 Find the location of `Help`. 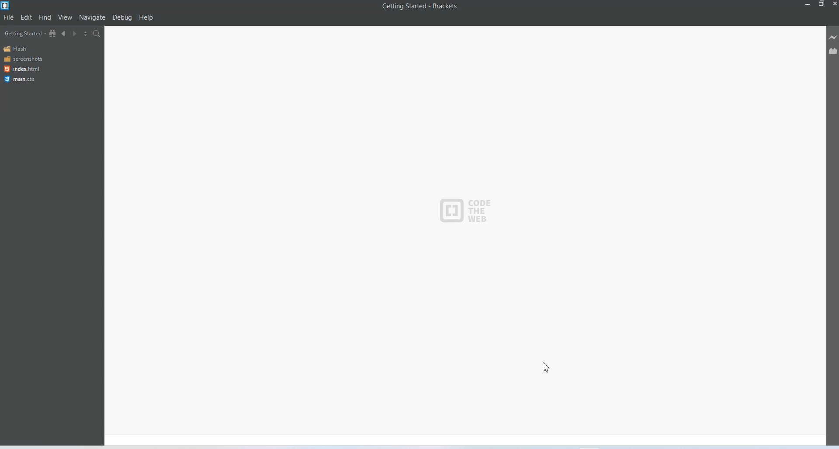

Help is located at coordinates (146, 18).